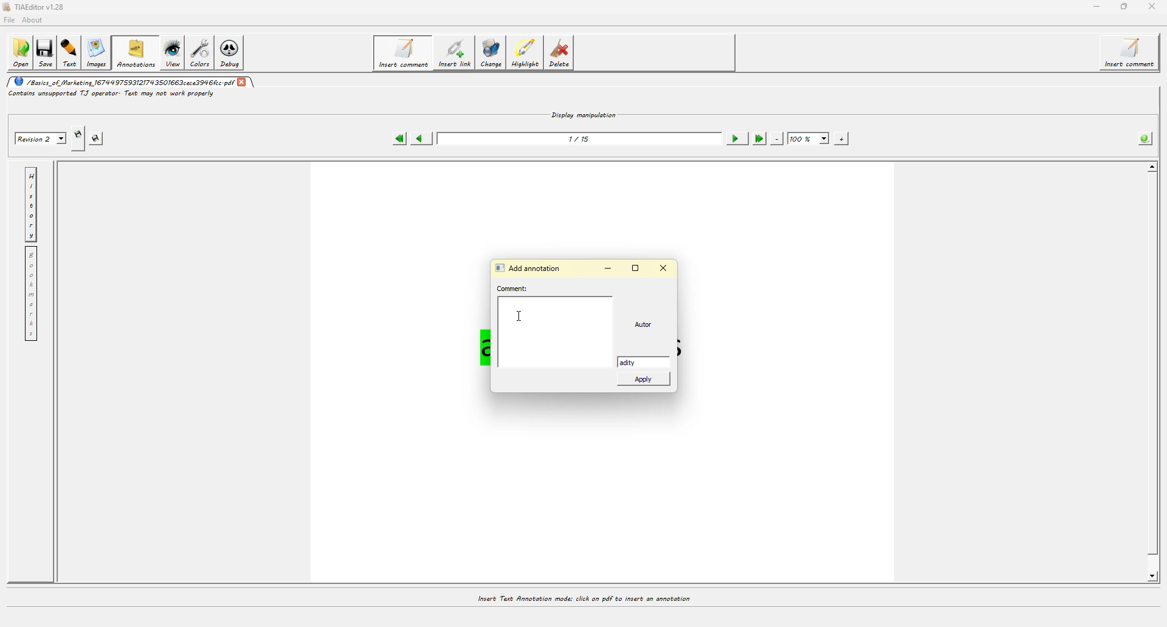 The height and width of the screenshot is (627, 1167). What do you see at coordinates (35, 19) in the screenshot?
I see `about` at bounding box center [35, 19].